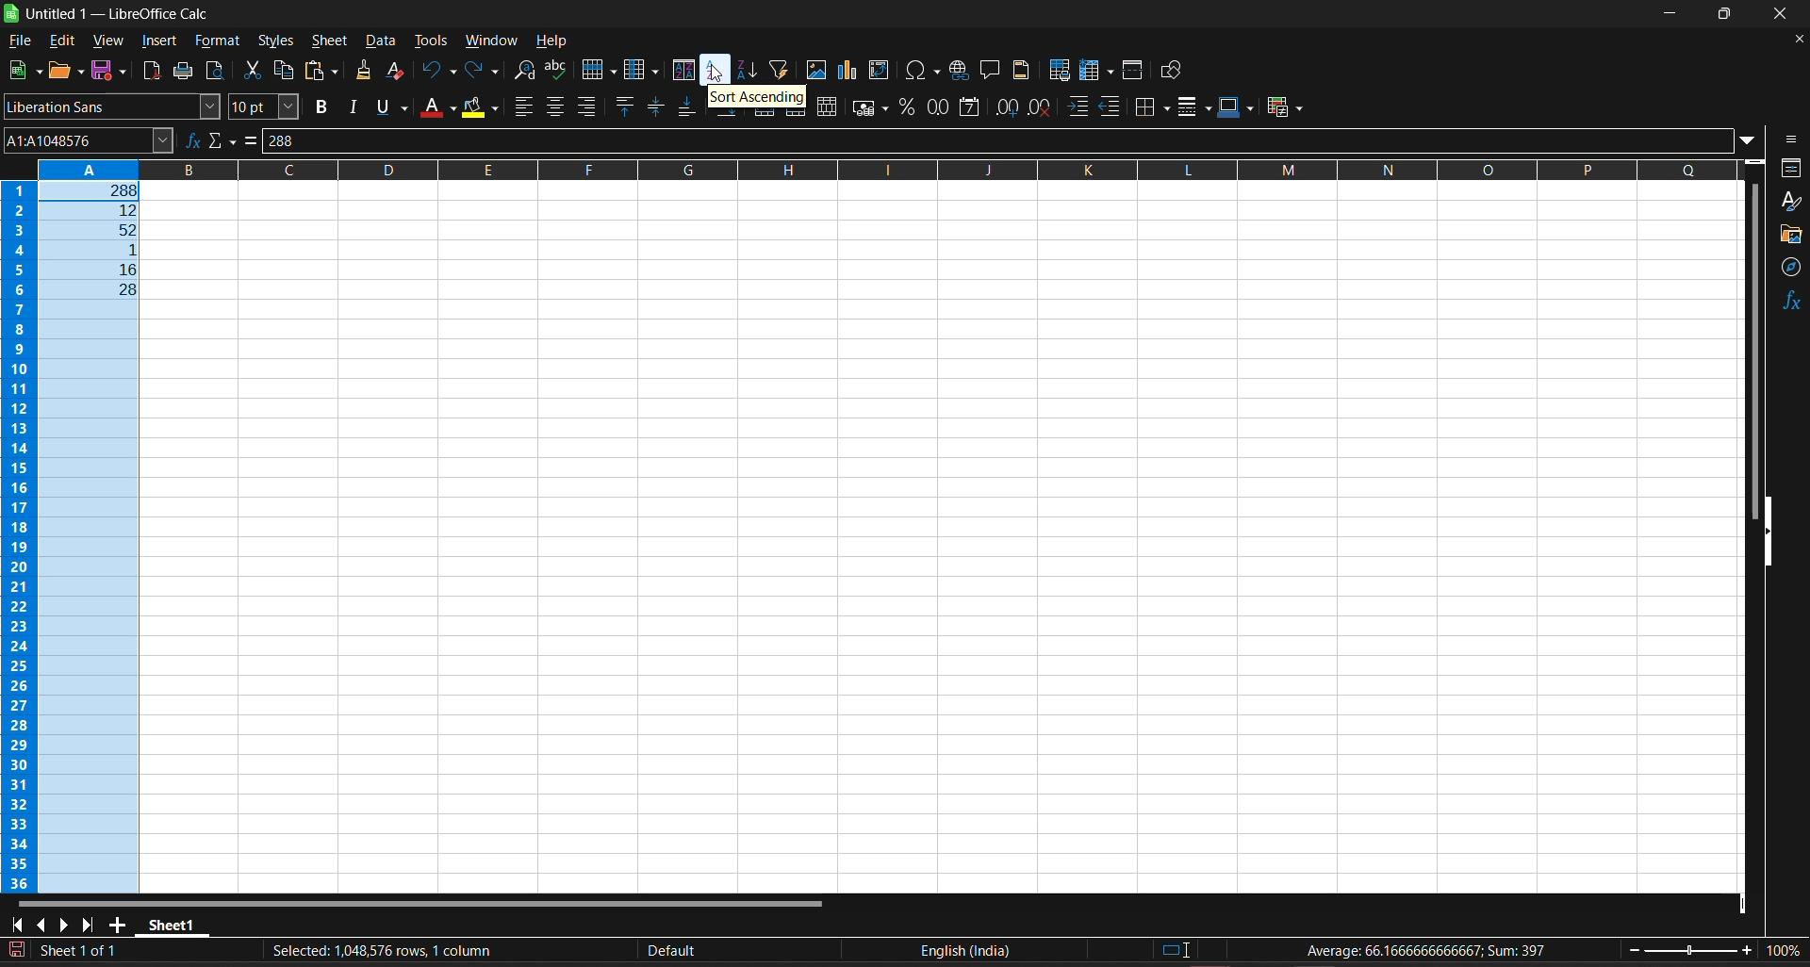  What do you see at coordinates (1175, 71) in the screenshot?
I see `show draw function` at bounding box center [1175, 71].